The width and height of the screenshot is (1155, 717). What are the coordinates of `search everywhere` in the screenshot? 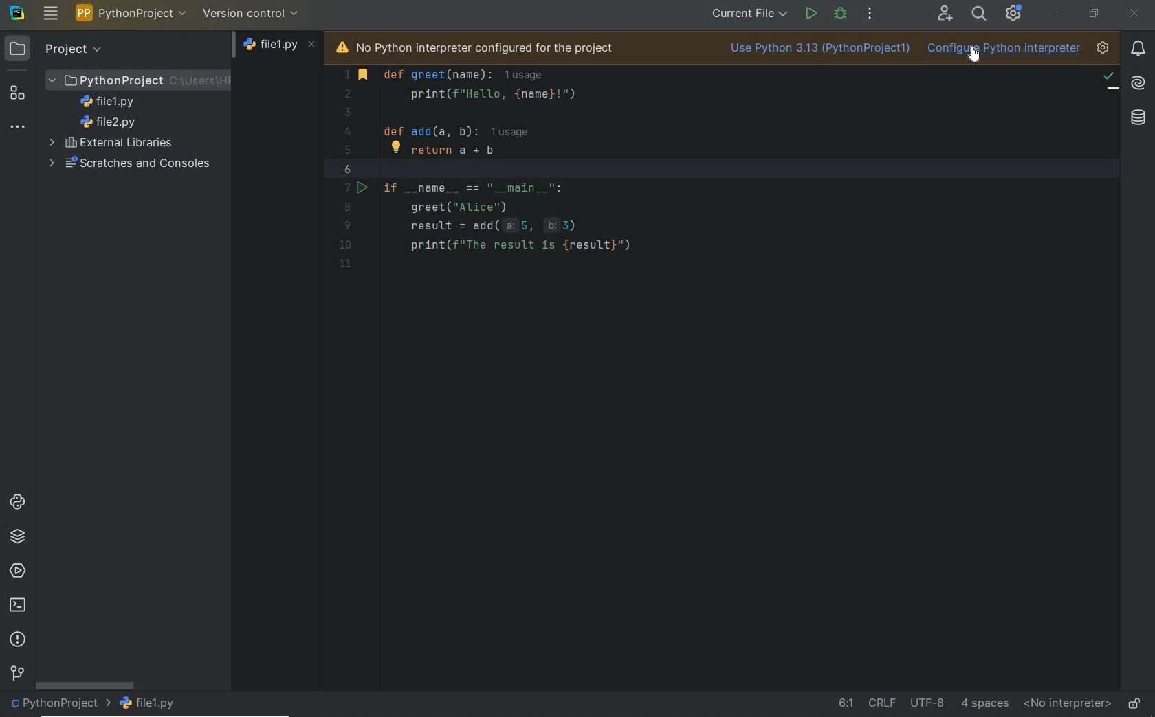 It's located at (980, 13).